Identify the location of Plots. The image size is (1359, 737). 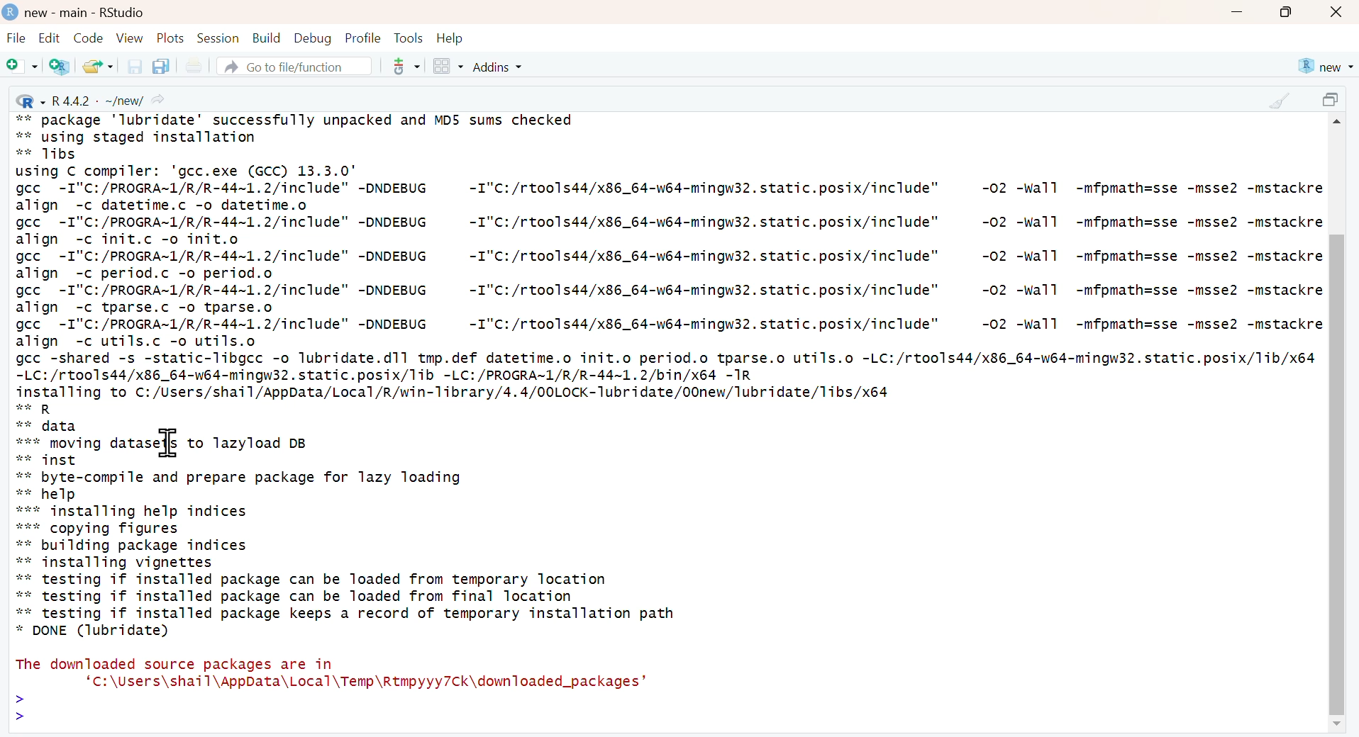
(171, 38).